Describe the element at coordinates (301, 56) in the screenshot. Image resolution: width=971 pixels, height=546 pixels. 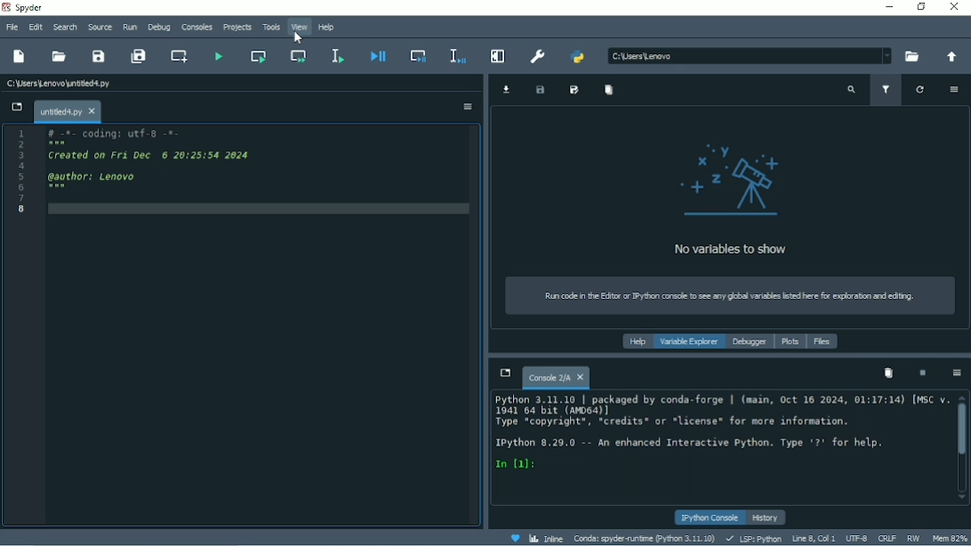
I see `Run current cell and go to the next one` at that location.